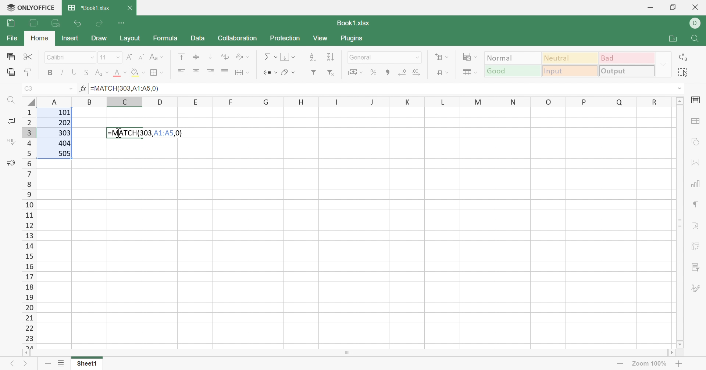  What do you see at coordinates (10, 72) in the screenshot?
I see `Paste` at bounding box center [10, 72].